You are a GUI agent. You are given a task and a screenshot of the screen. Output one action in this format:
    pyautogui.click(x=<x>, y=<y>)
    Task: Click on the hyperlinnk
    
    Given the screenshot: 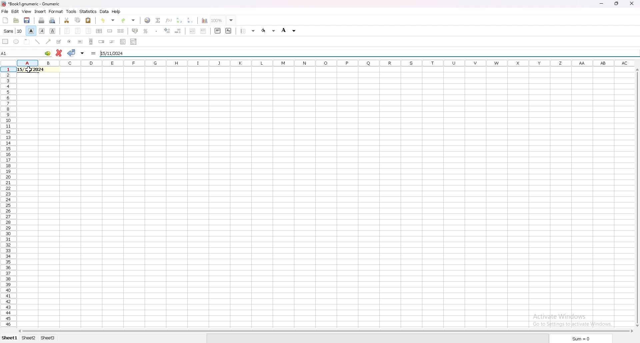 What is the action you would take?
    pyautogui.click(x=148, y=20)
    